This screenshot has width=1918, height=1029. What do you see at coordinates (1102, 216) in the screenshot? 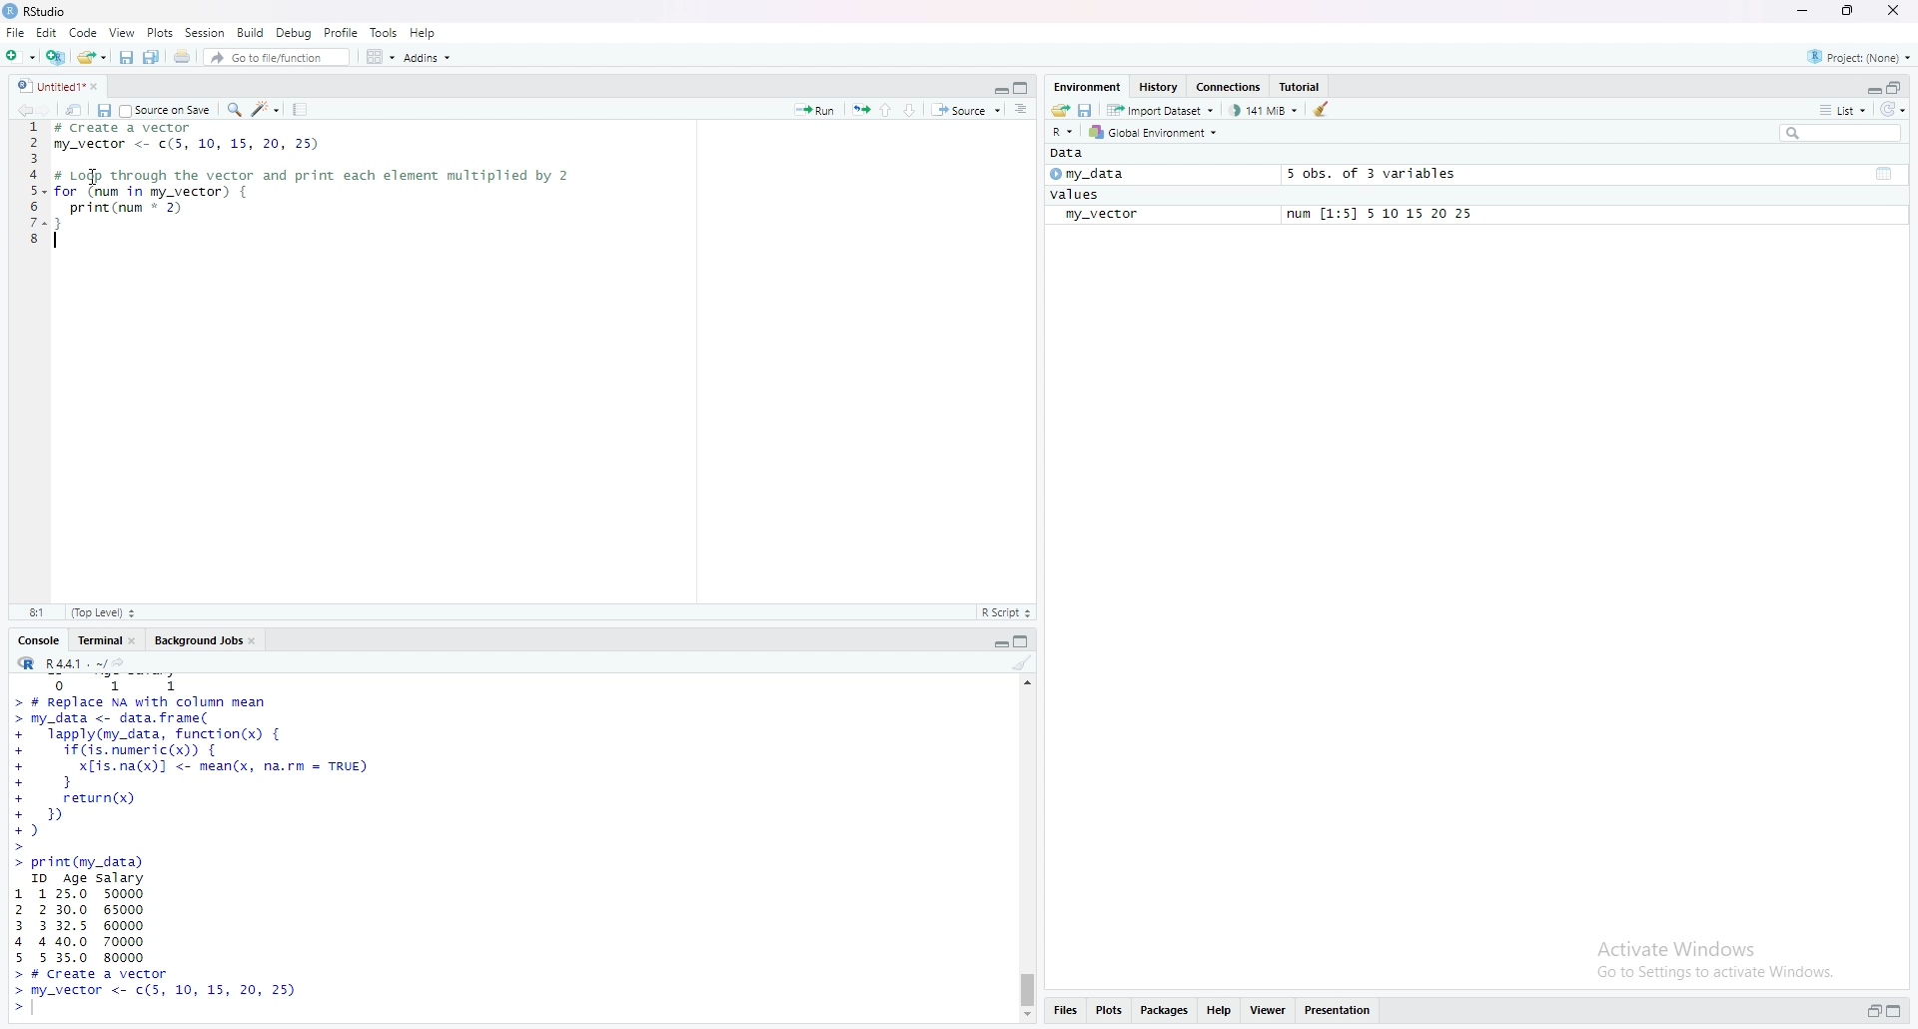
I see `my_vector` at bounding box center [1102, 216].